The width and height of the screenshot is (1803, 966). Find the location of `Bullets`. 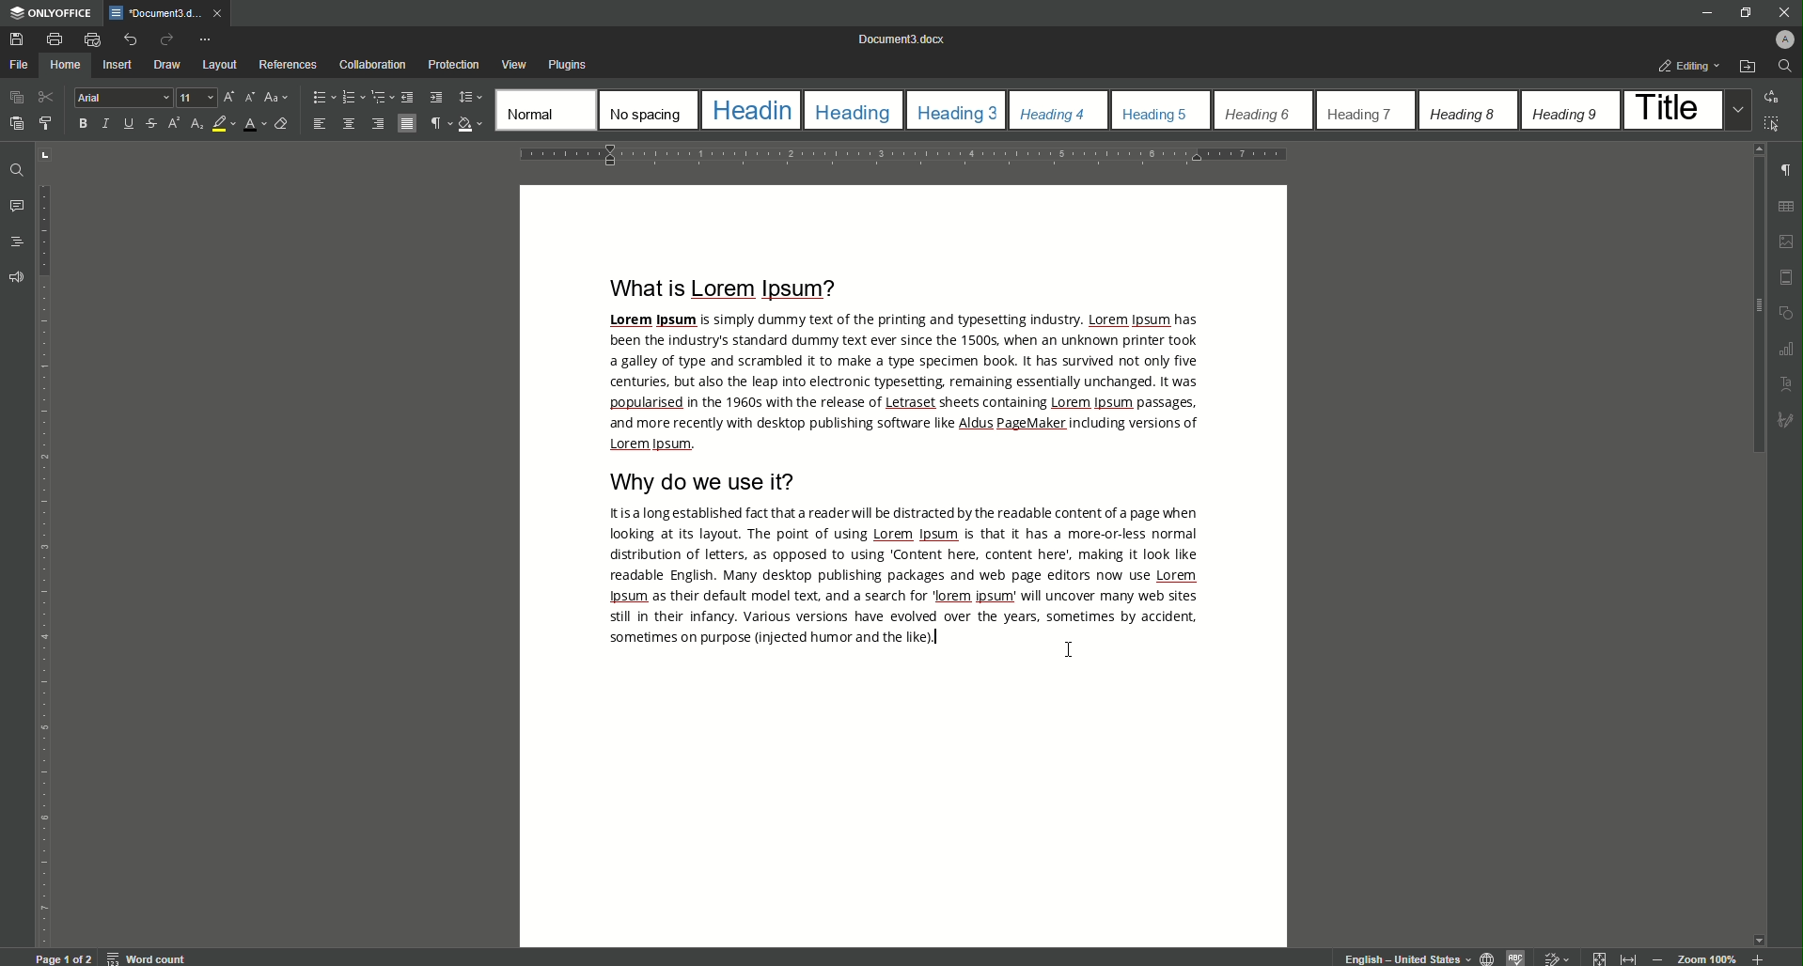

Bullets is located at coordinates (319, 98).